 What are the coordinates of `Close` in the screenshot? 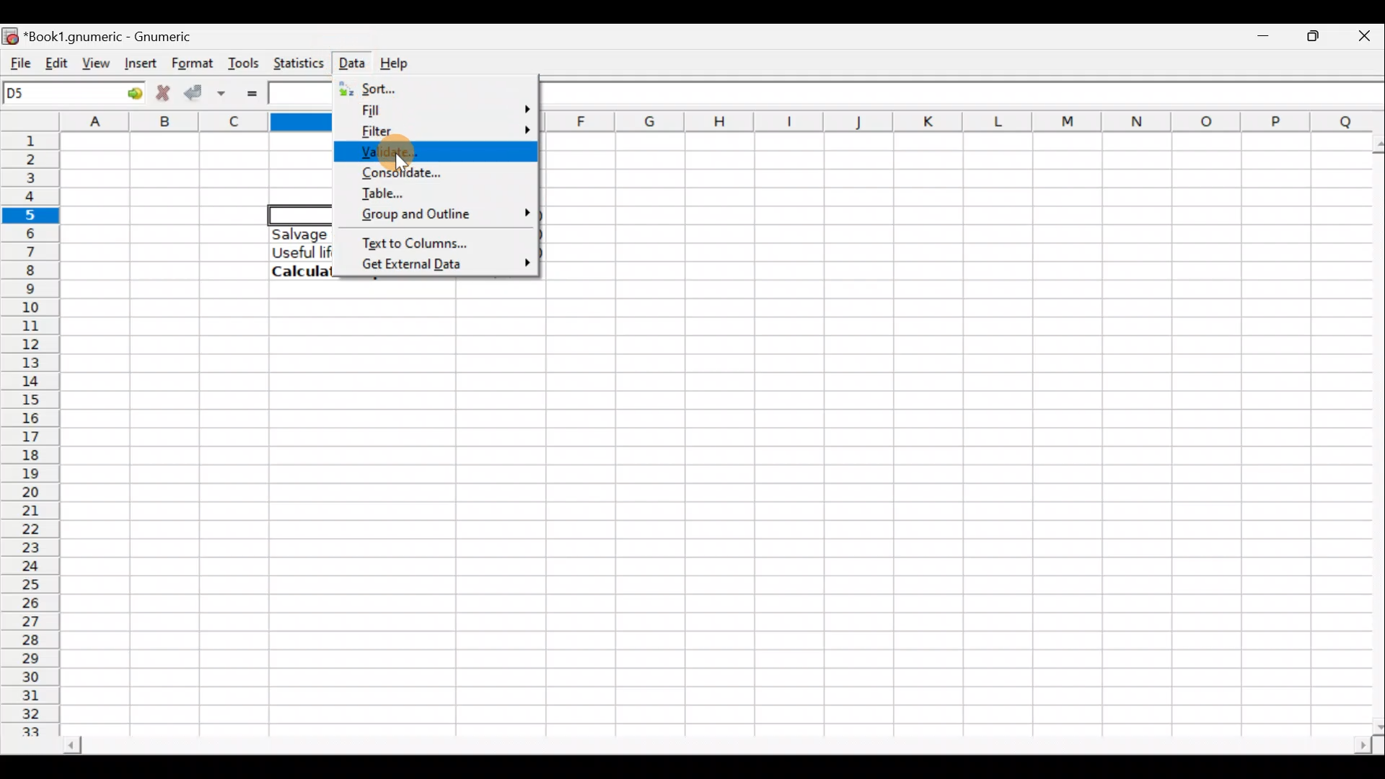 It's located at (1367, 35).